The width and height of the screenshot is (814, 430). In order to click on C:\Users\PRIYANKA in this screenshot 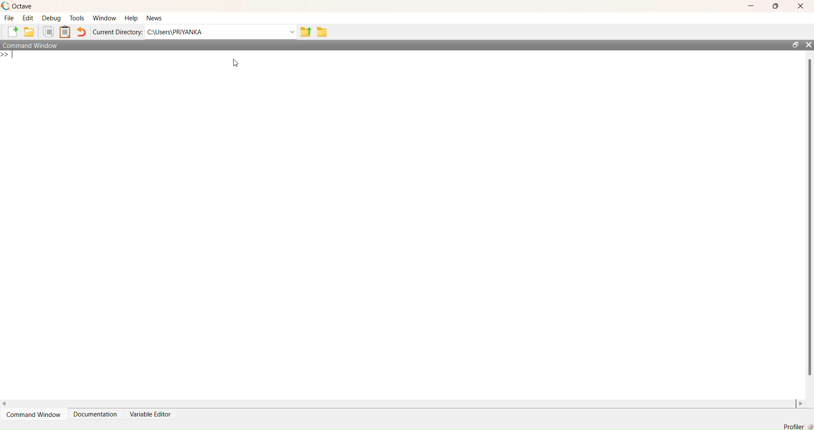, I will do `click(177, 32)`.